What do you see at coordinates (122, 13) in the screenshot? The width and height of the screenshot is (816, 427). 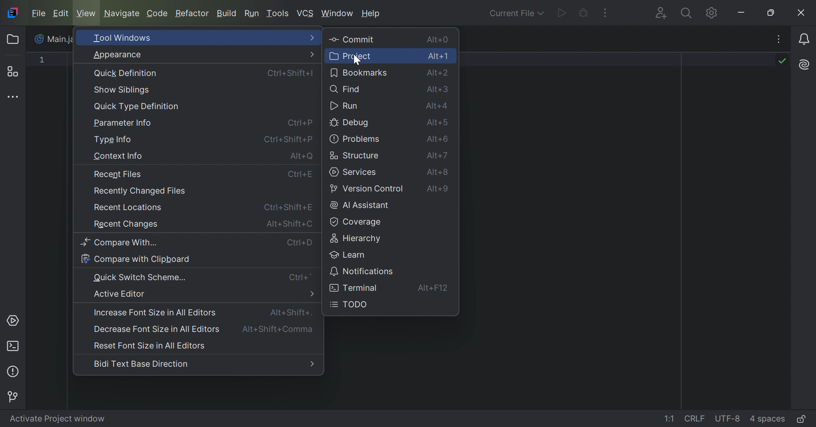 I see `Navigate` at bounding box center [122, 13].